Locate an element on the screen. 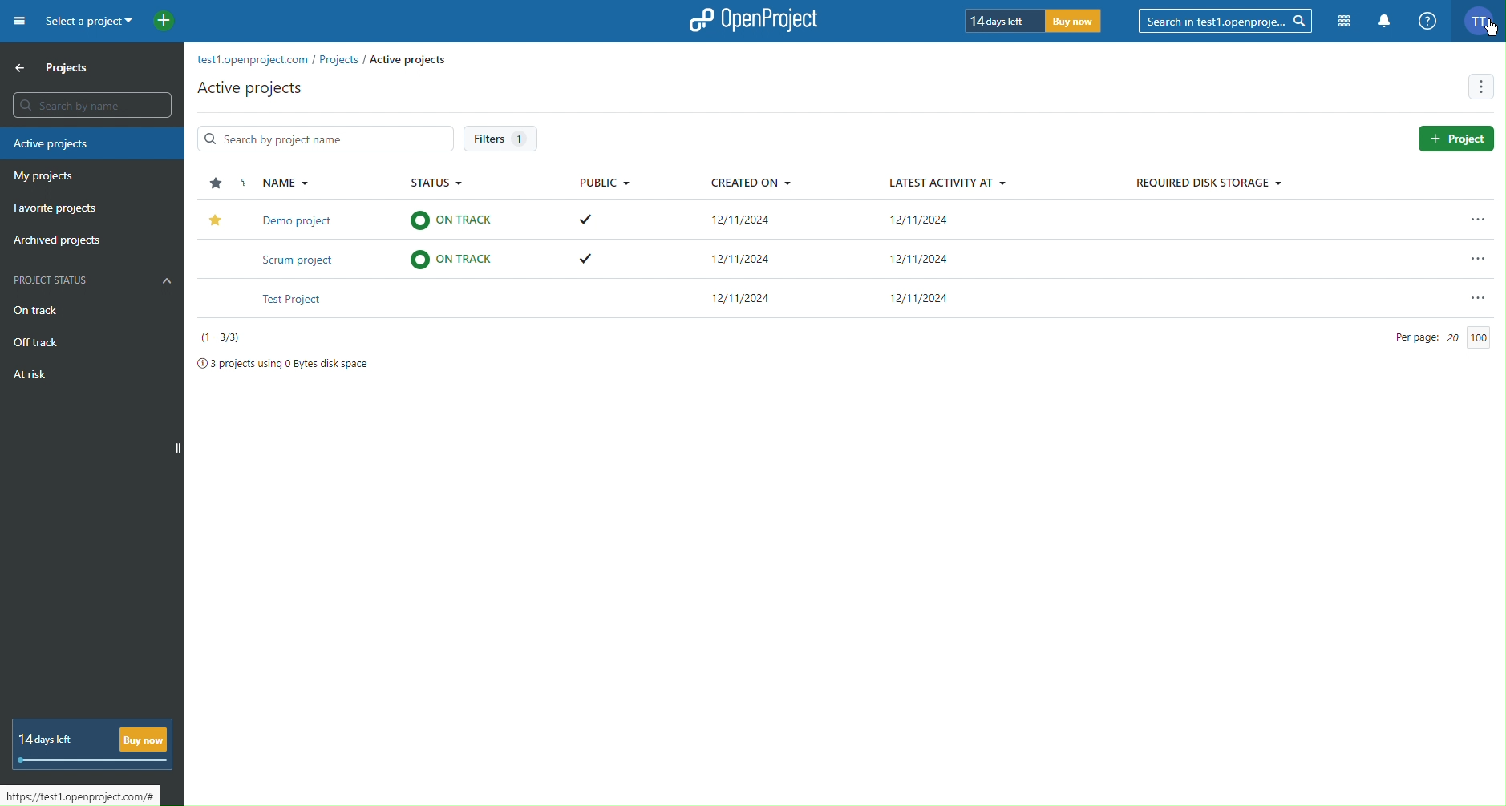 This screenshot has width=1506, height=806. Star is located at coordinates (215, 218).